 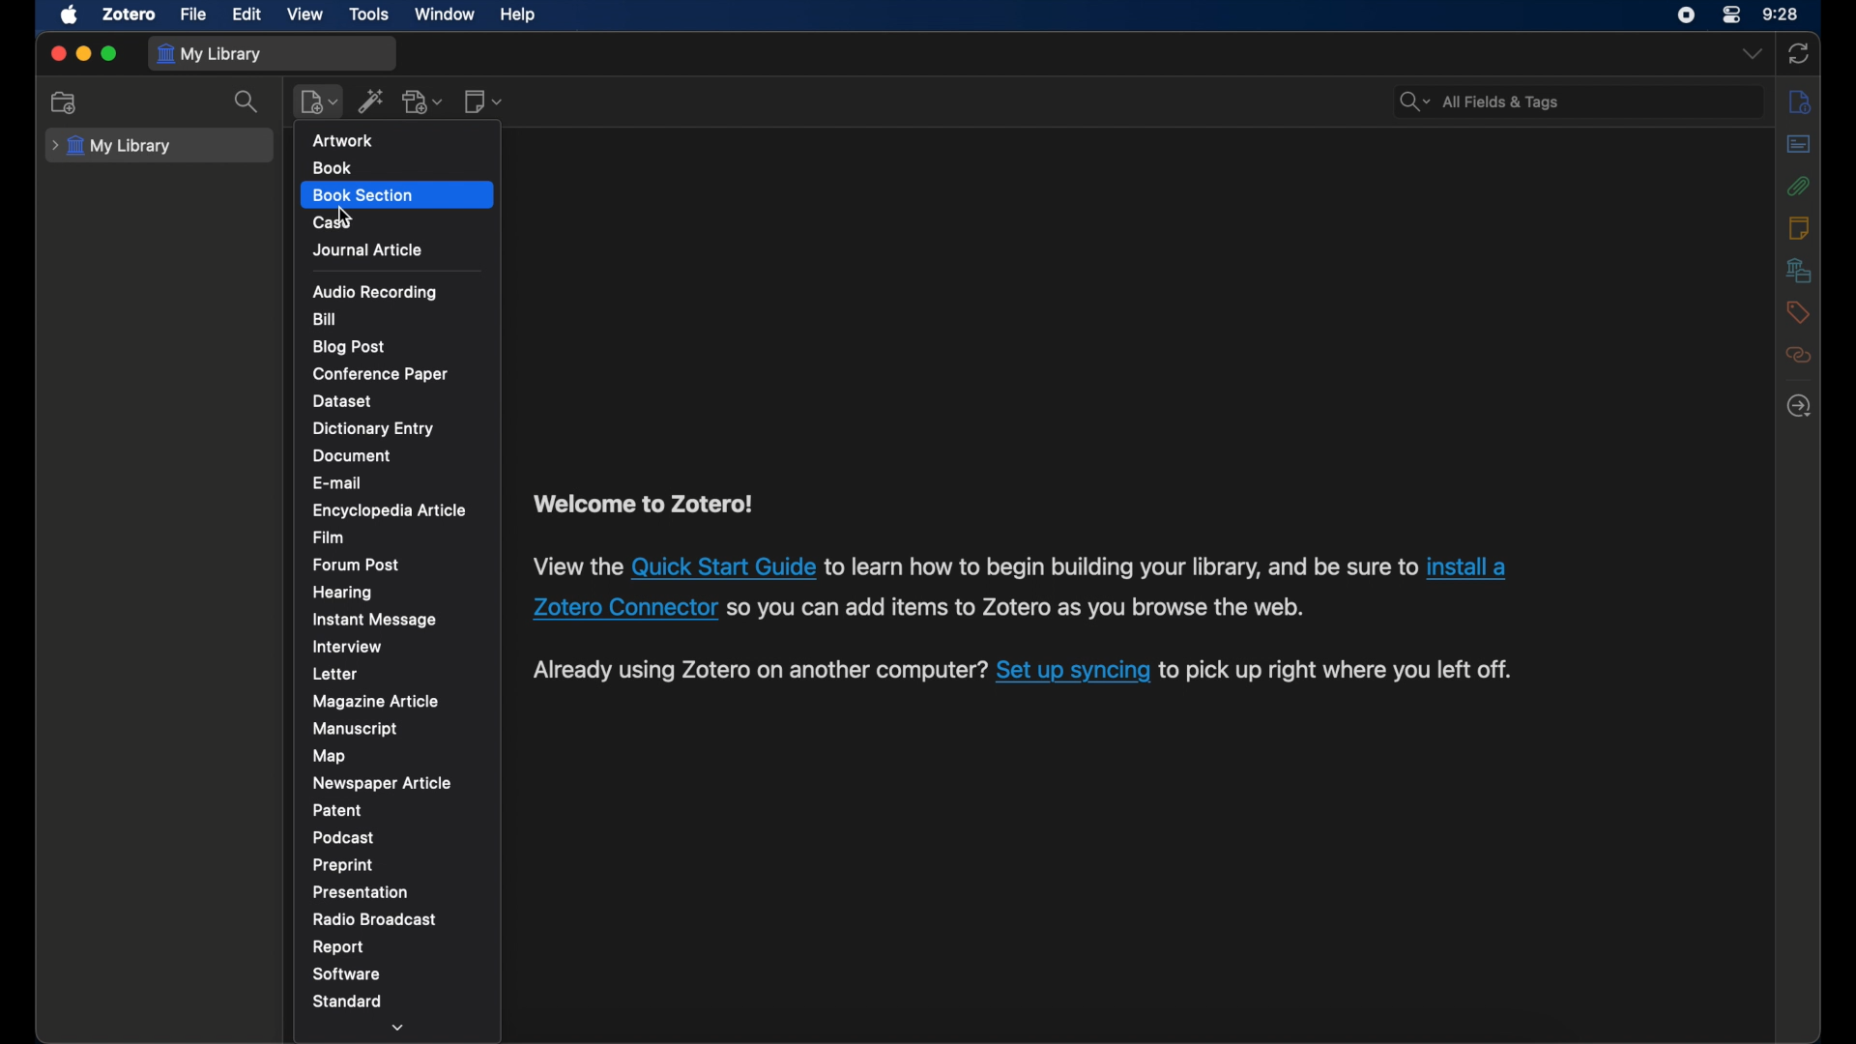 What do you see at coordinates (369, 14) in the screenshot?
I see `tools` at bounding box center [369, 14].